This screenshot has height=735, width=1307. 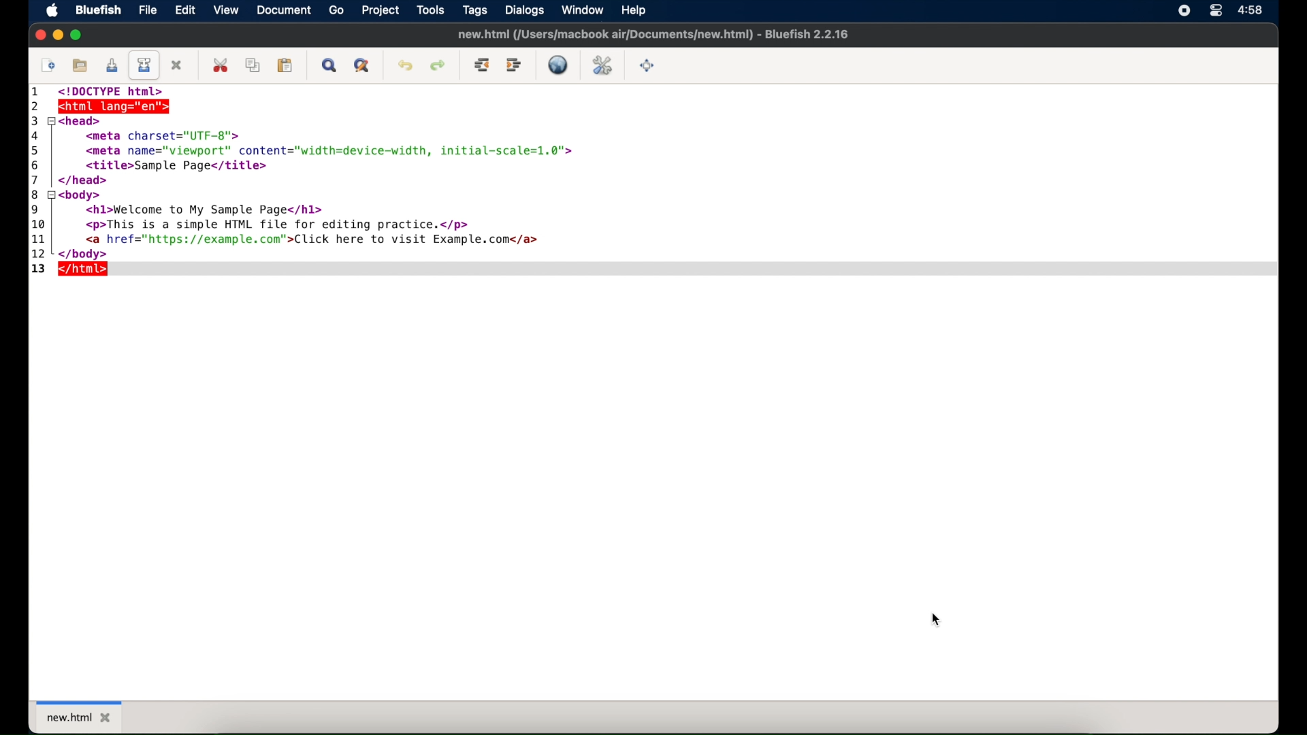 I want to click on 8, so click(x=37, y=194).